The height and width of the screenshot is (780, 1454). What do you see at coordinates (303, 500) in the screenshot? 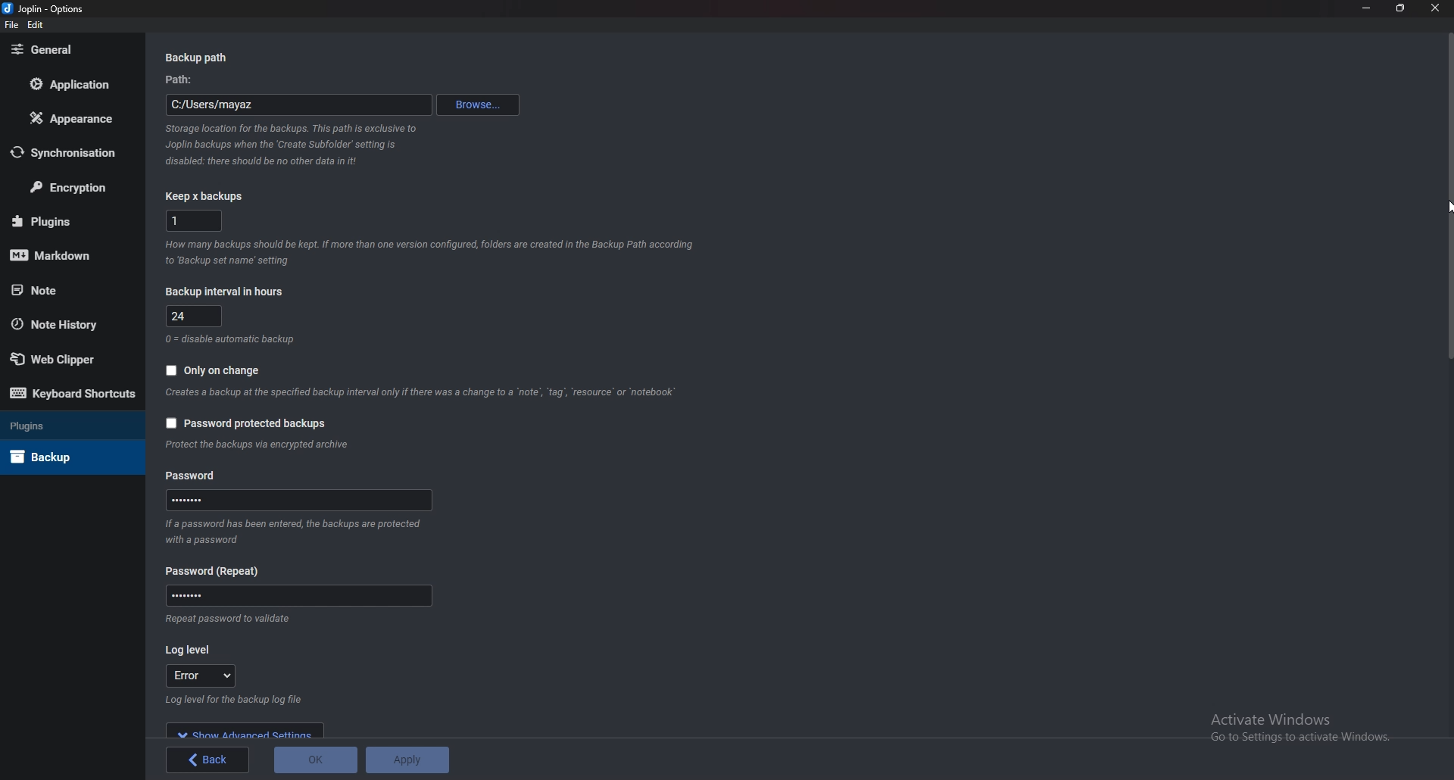
I see `Password` at bounding box center [303, 500].